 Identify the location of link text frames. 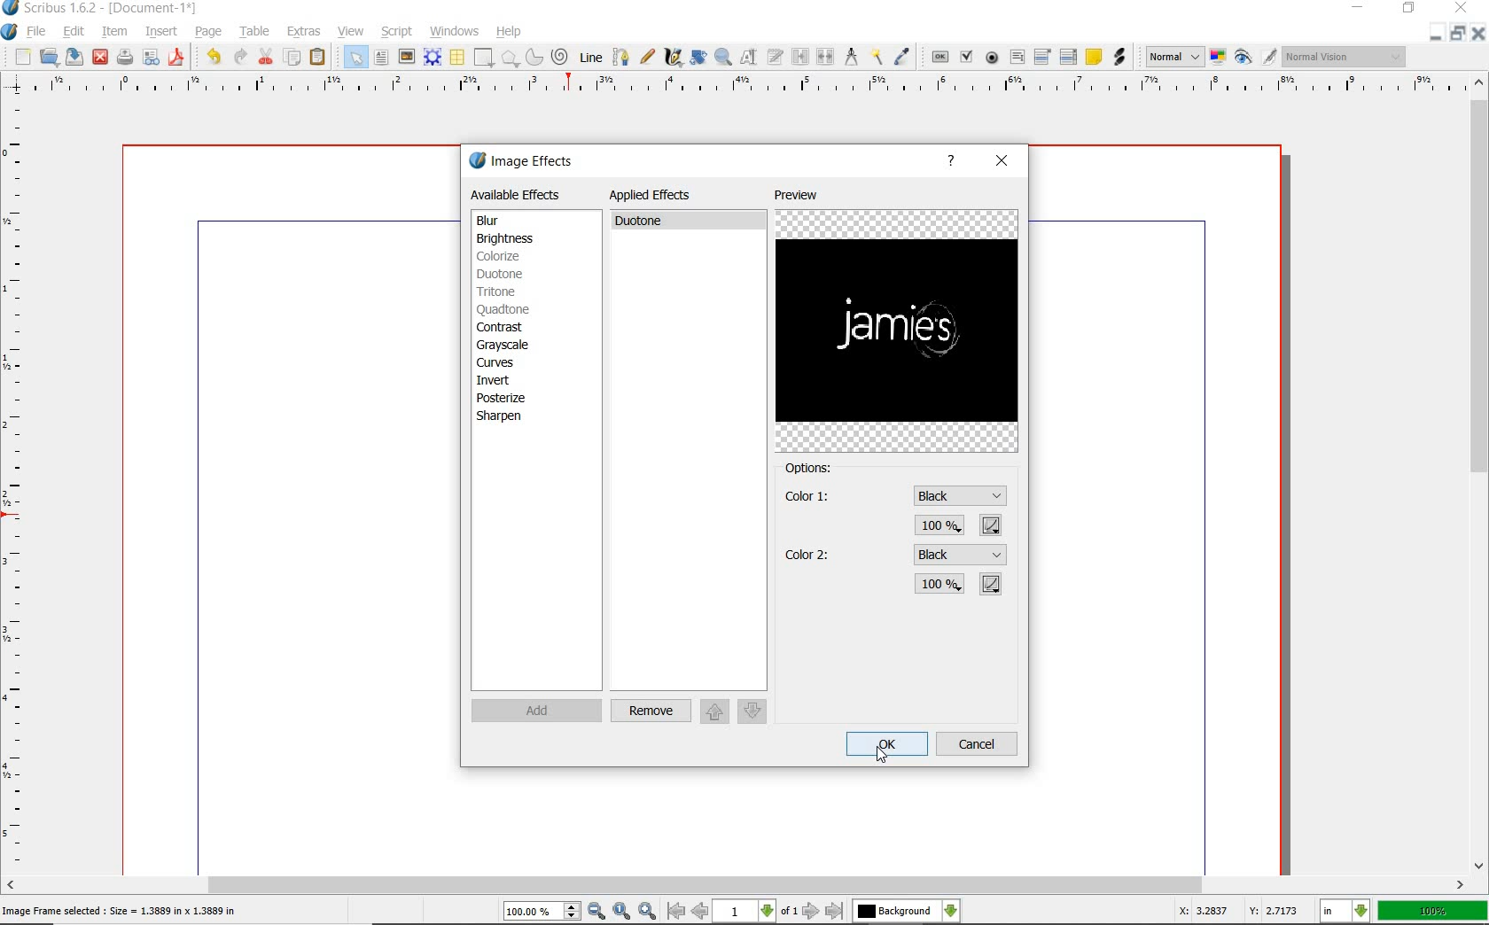
(801, 56).